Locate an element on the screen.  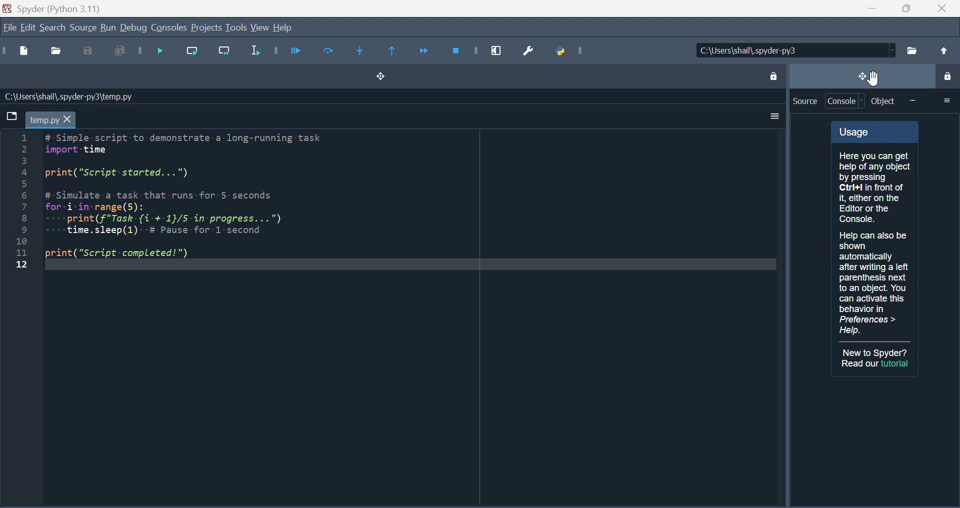
open file is located at coordinates (58, 52).